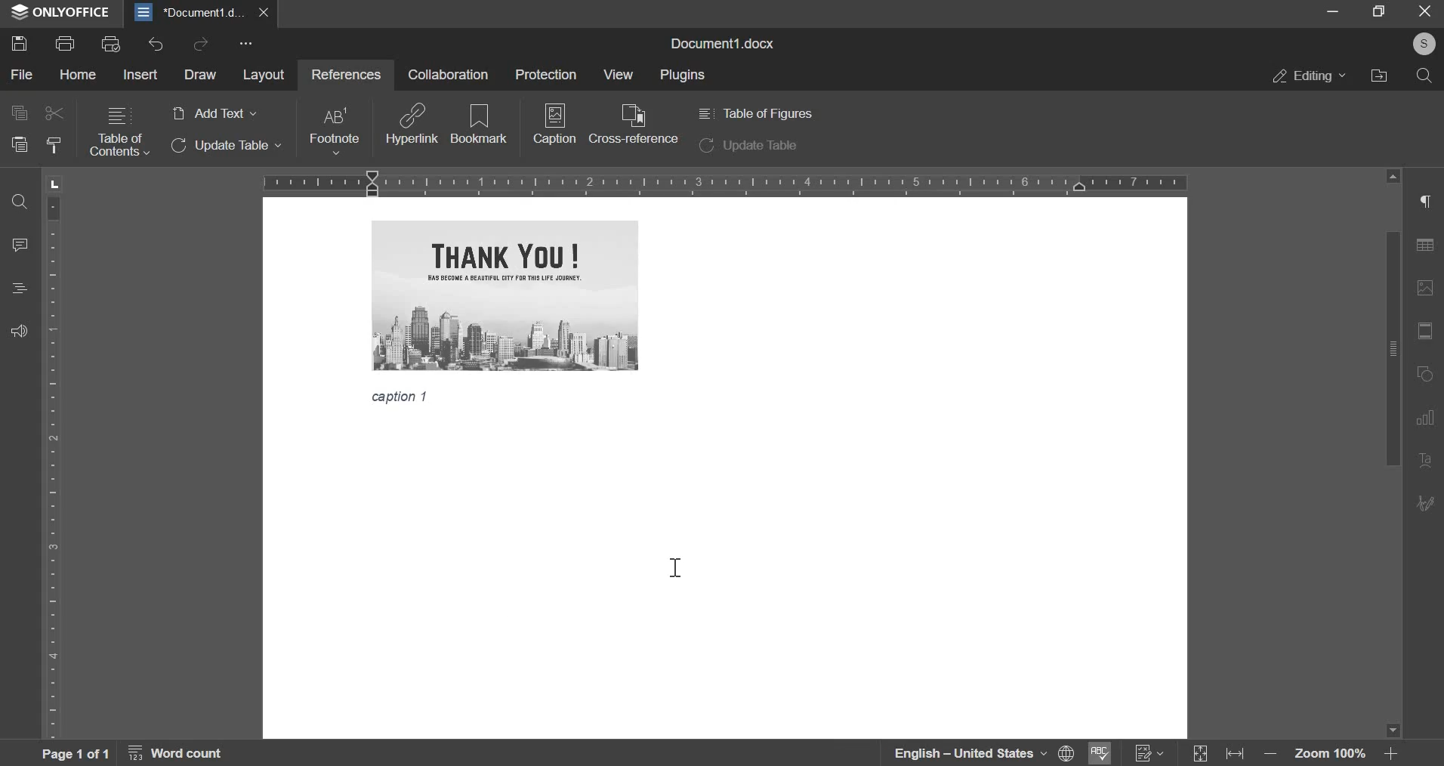 The image size is (1444, 766). What do you see at coordinates (23, 76) in the screenshot?
I see `file` at bounding box center [23, 76].